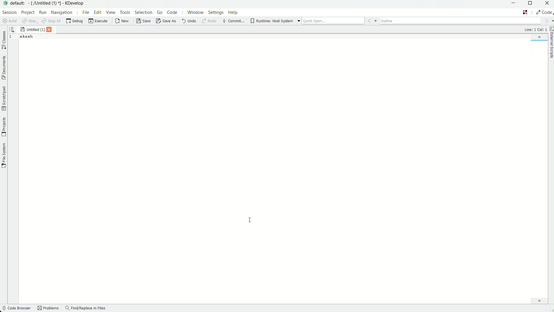 The image size is (554, 312). What do you see at coordinates (160, 12) in the screenshot?
I see `go menu` at bounding box center [160, 12].